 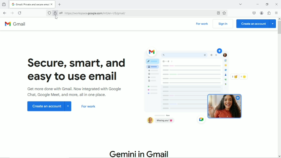 What do you see at coordinates (5, 13) in the screenshot?
I see `Go back` at bounding box center [5, 13].